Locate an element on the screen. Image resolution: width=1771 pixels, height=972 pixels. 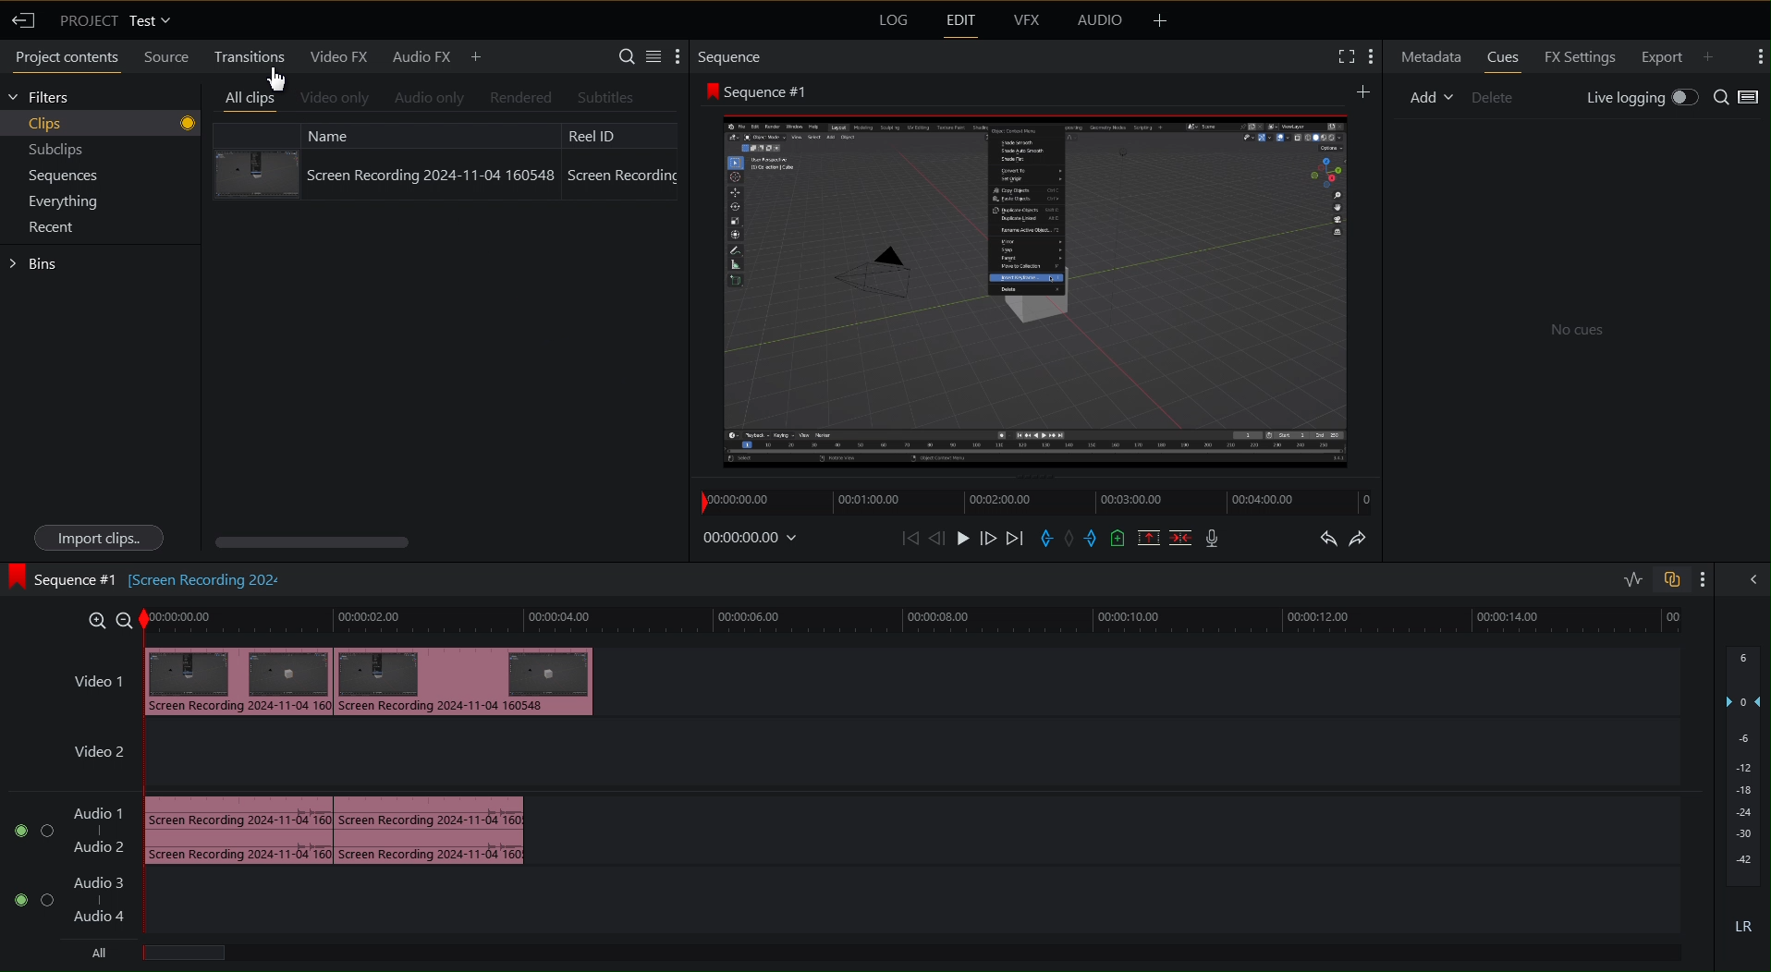
Undo is located at coordinates (1325, 538).